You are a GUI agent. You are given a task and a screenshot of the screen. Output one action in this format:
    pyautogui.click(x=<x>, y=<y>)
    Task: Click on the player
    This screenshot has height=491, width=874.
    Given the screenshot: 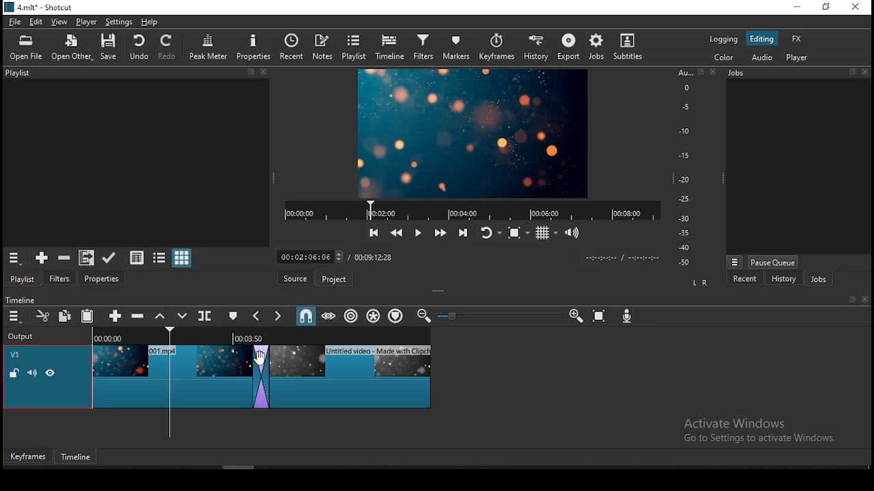 What is the action you would take?
    pyautogui.click(x=797, y=59)
    